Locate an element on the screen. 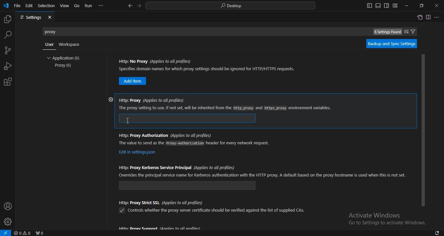  go is located at coordinates (77, 6).